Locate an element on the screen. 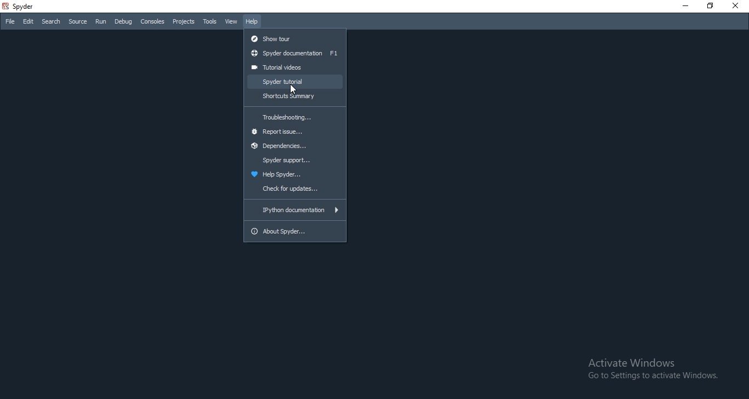 The image size is (749, 399). dependencies is located at coordinates (294, 147).